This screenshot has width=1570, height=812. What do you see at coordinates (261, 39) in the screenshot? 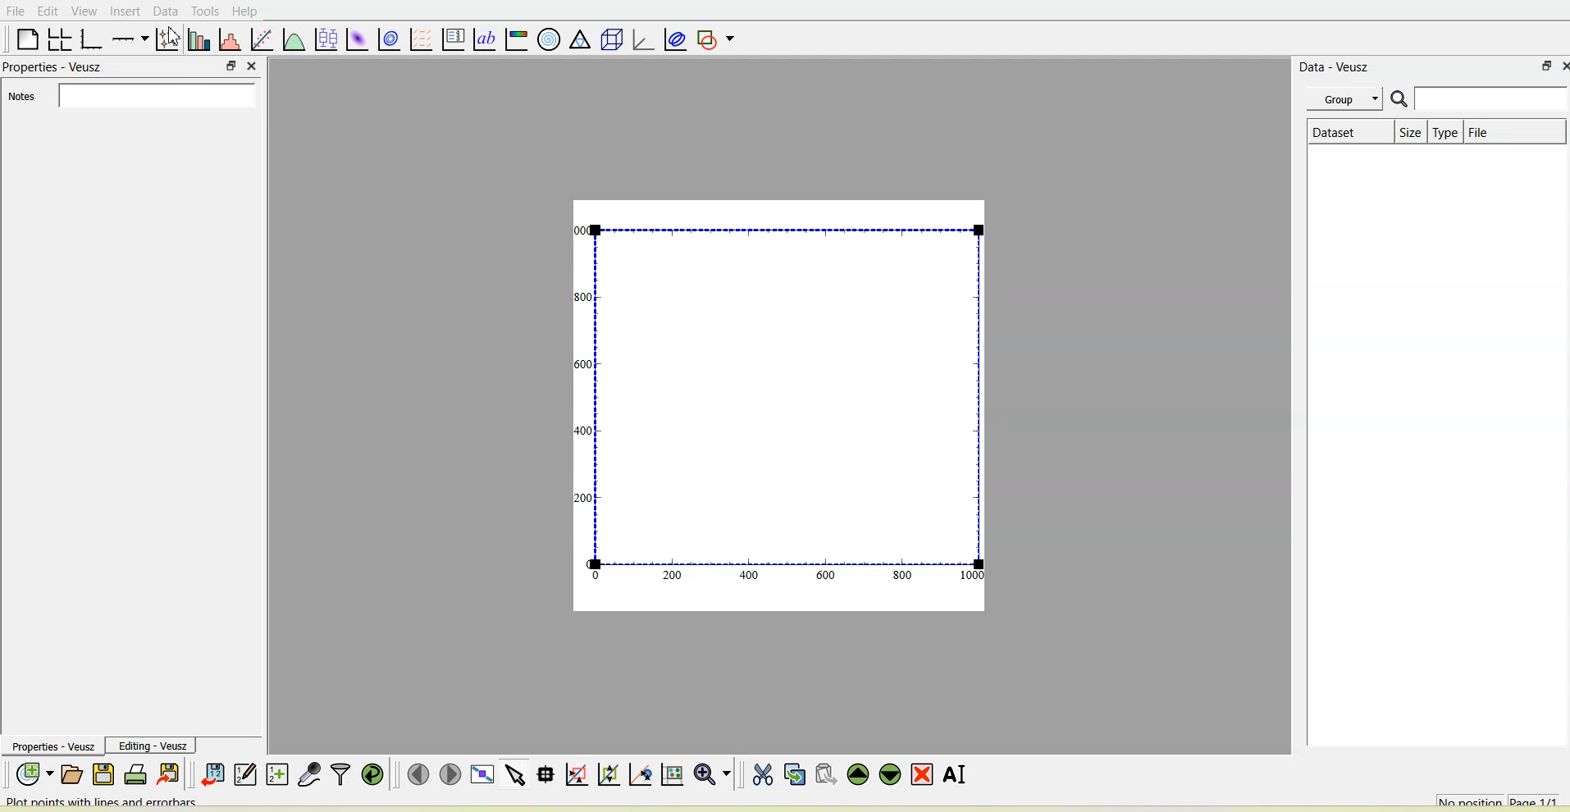
I see `fit a function to data` at bounding box center [261, 39].